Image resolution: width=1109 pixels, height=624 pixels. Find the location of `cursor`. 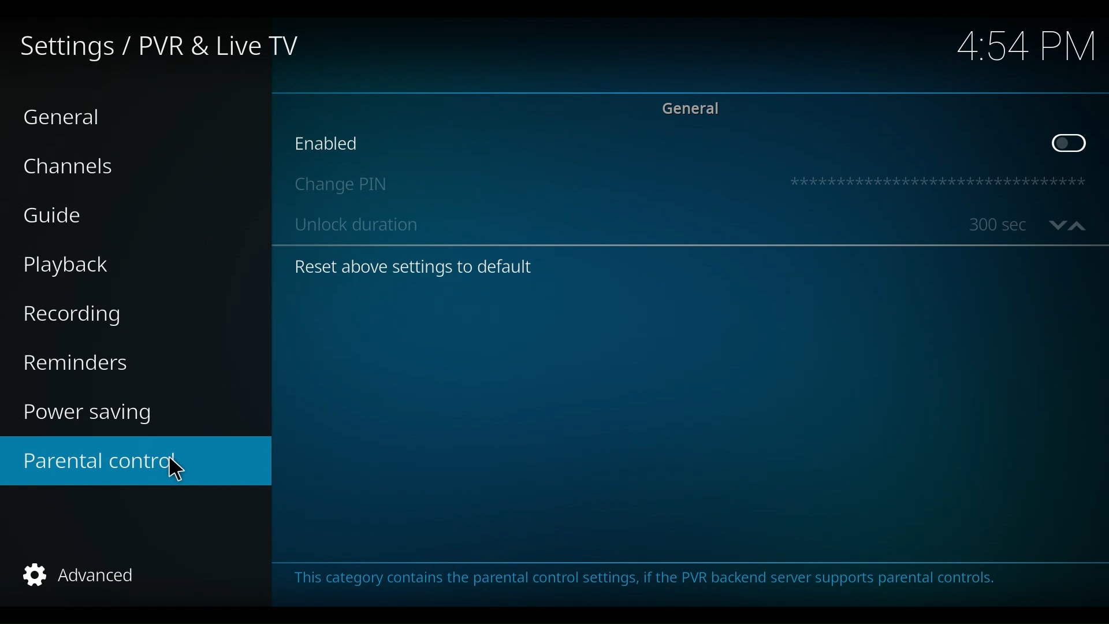

cursor is located at coordinates (177, 471).